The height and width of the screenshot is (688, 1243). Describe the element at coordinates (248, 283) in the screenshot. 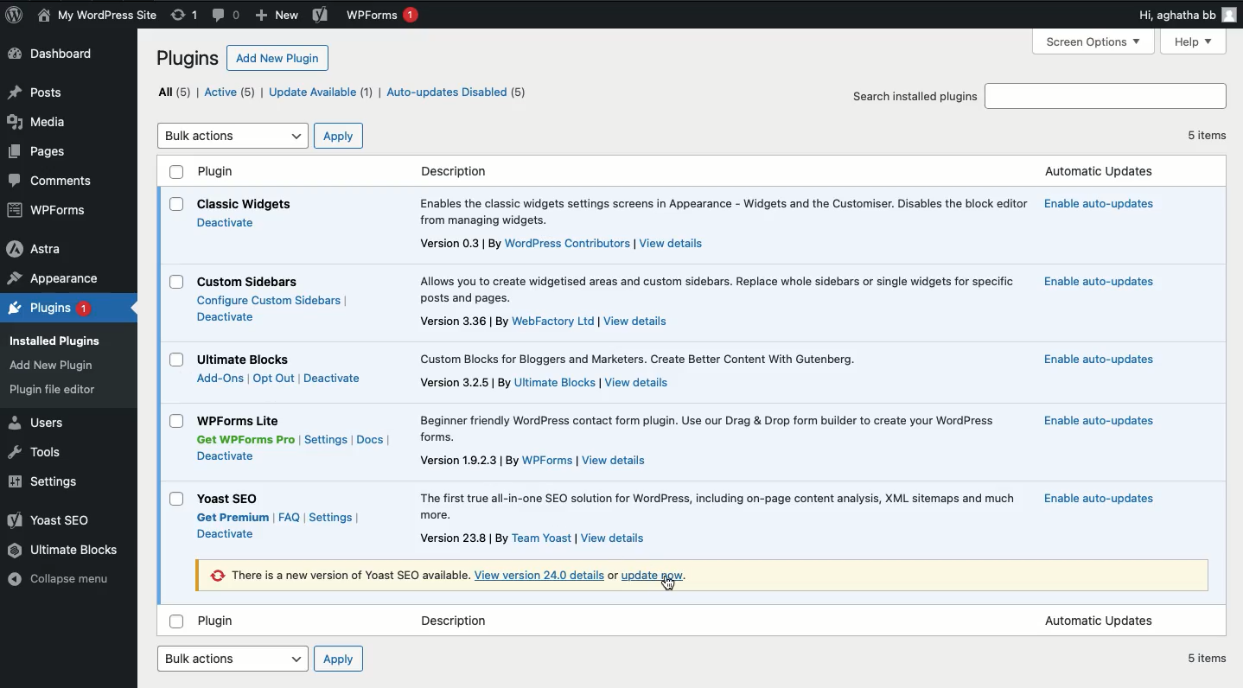

I see `Plugin` at that location.